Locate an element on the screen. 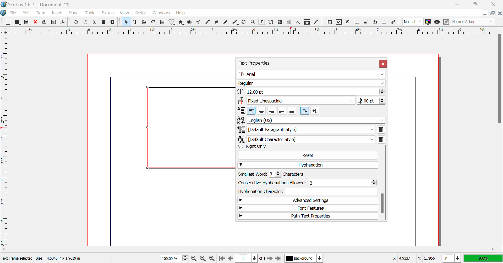  Hyphenation is located at coordinates (308, 165).